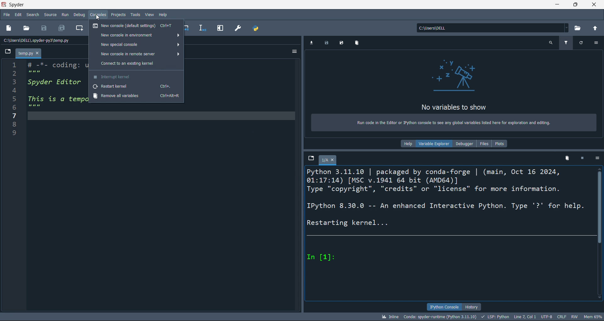 The width and height of the screenshot is (604, 321). Describe the element at coordinates (577, 26) in the screenshot. I see `open directory` at that location.